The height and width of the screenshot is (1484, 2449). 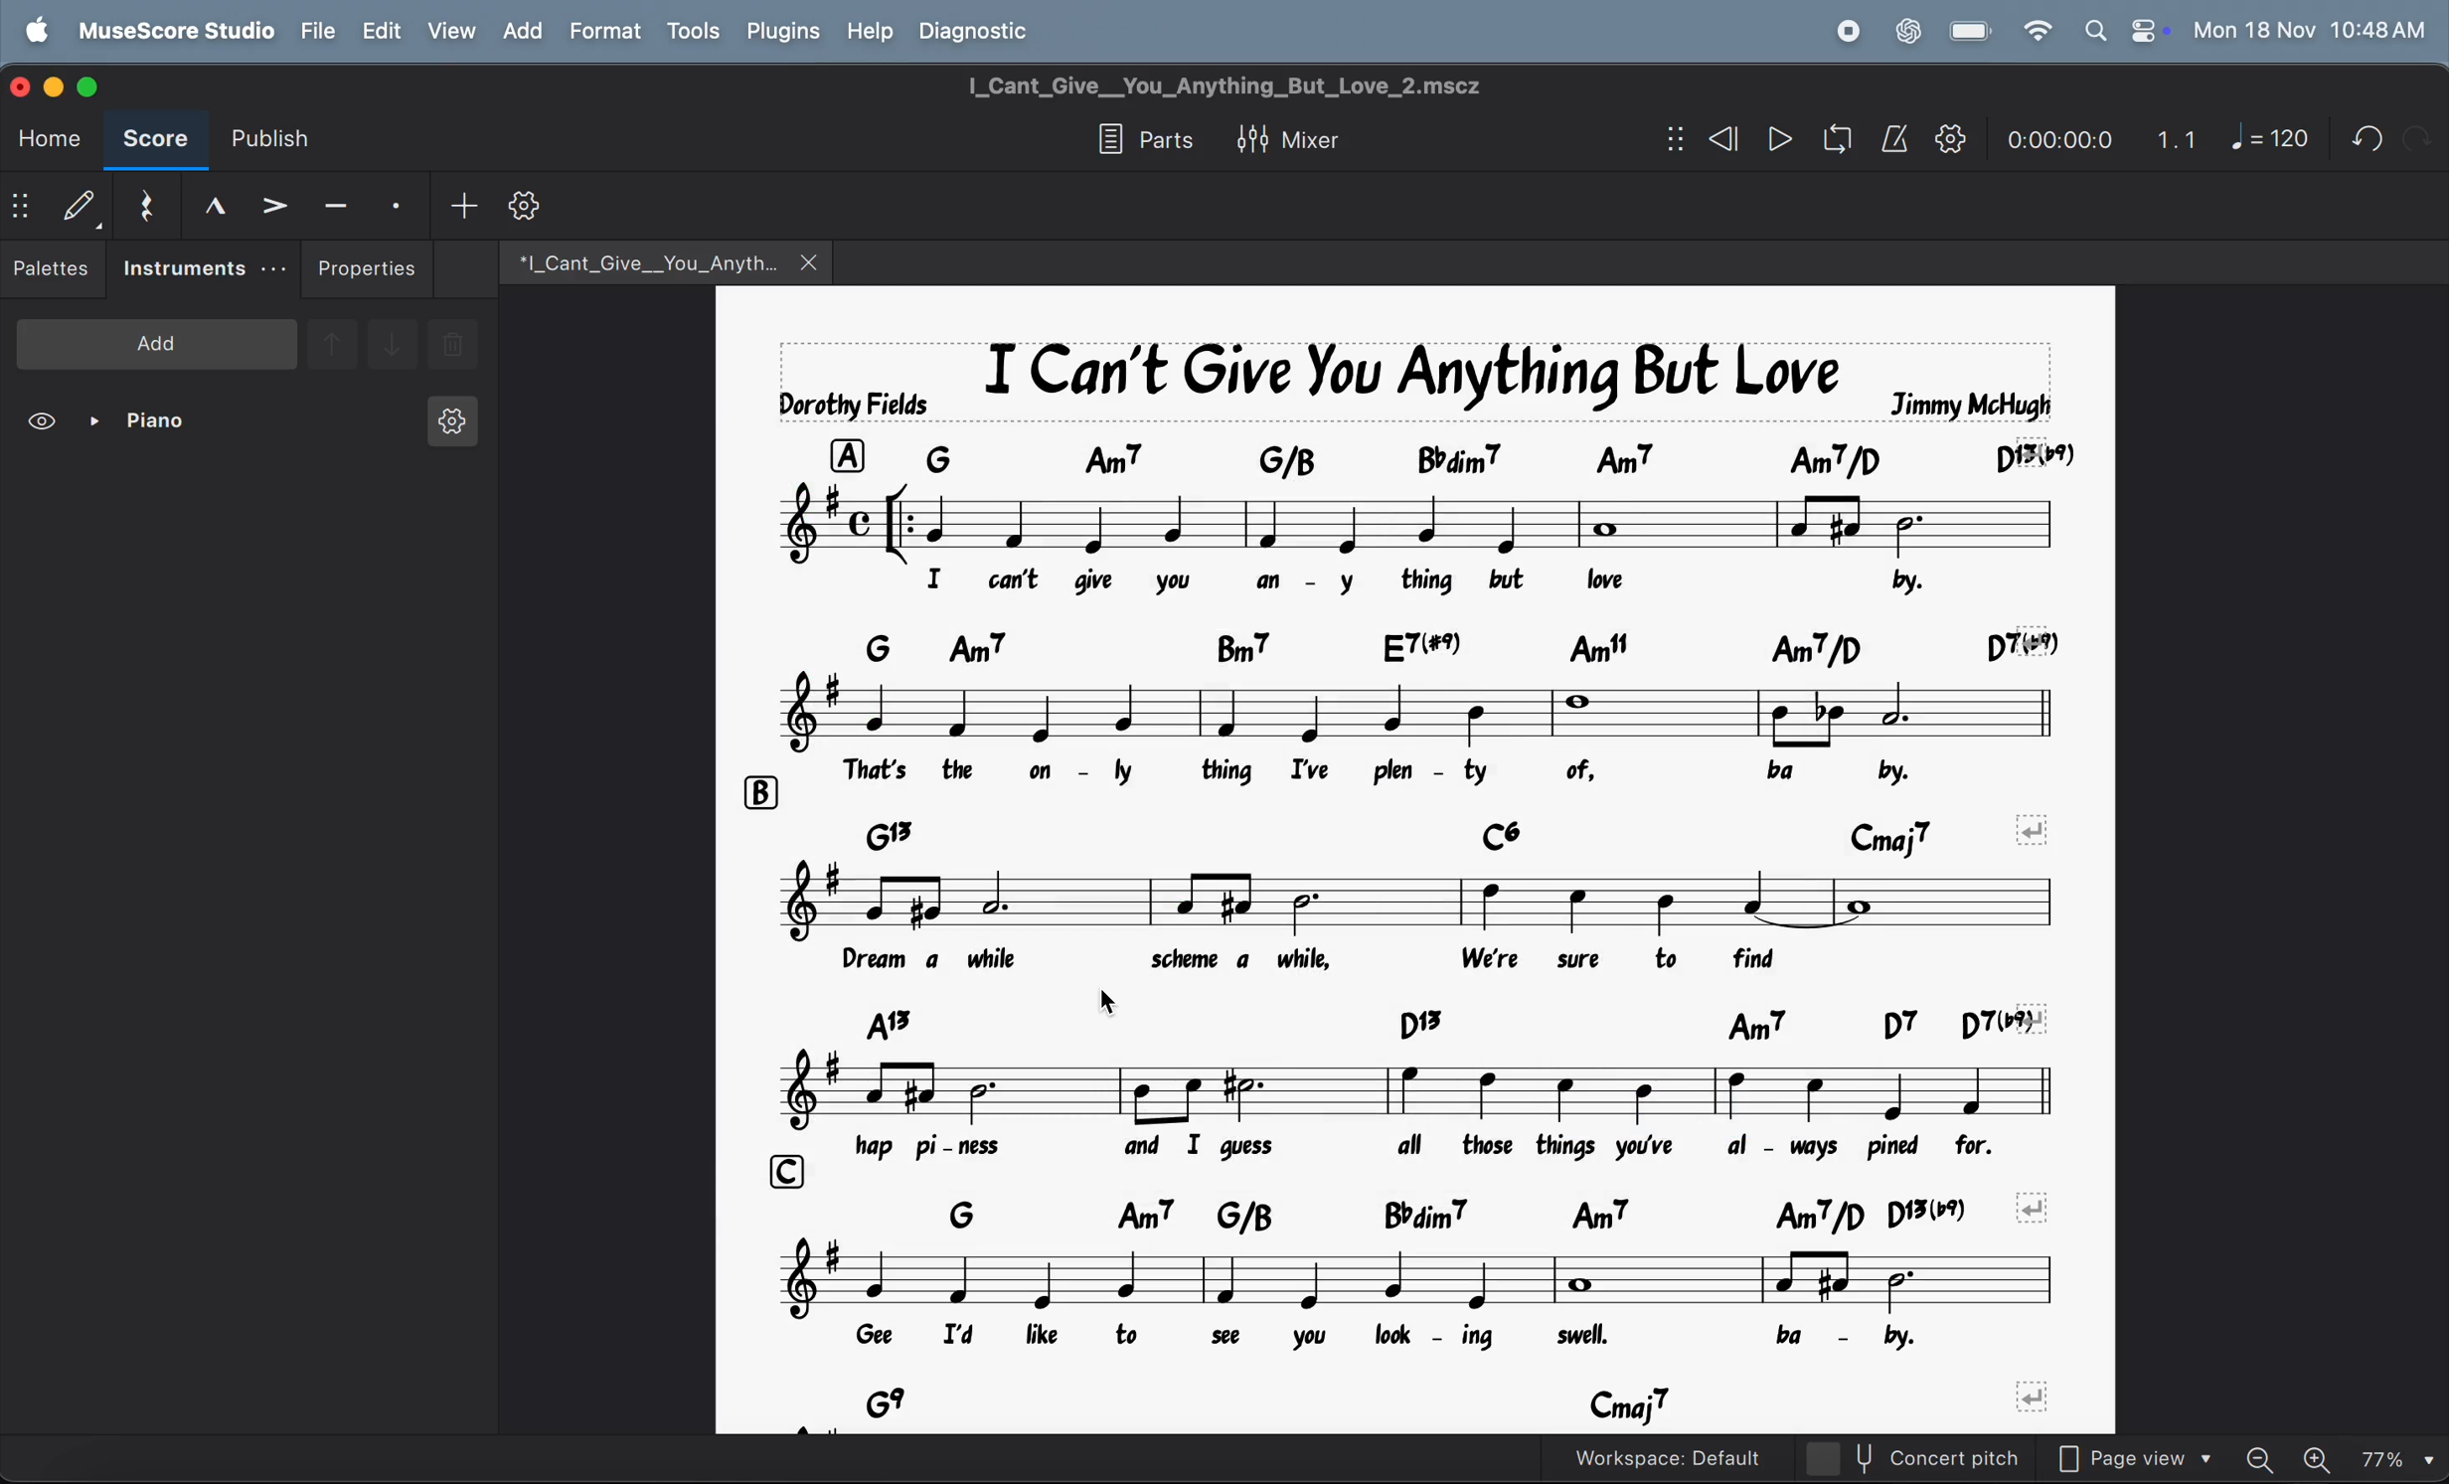 What do you see at coordinates (529, 206) in the screenshot?
I see `toolbar setting` at bounding box center [529, 206].